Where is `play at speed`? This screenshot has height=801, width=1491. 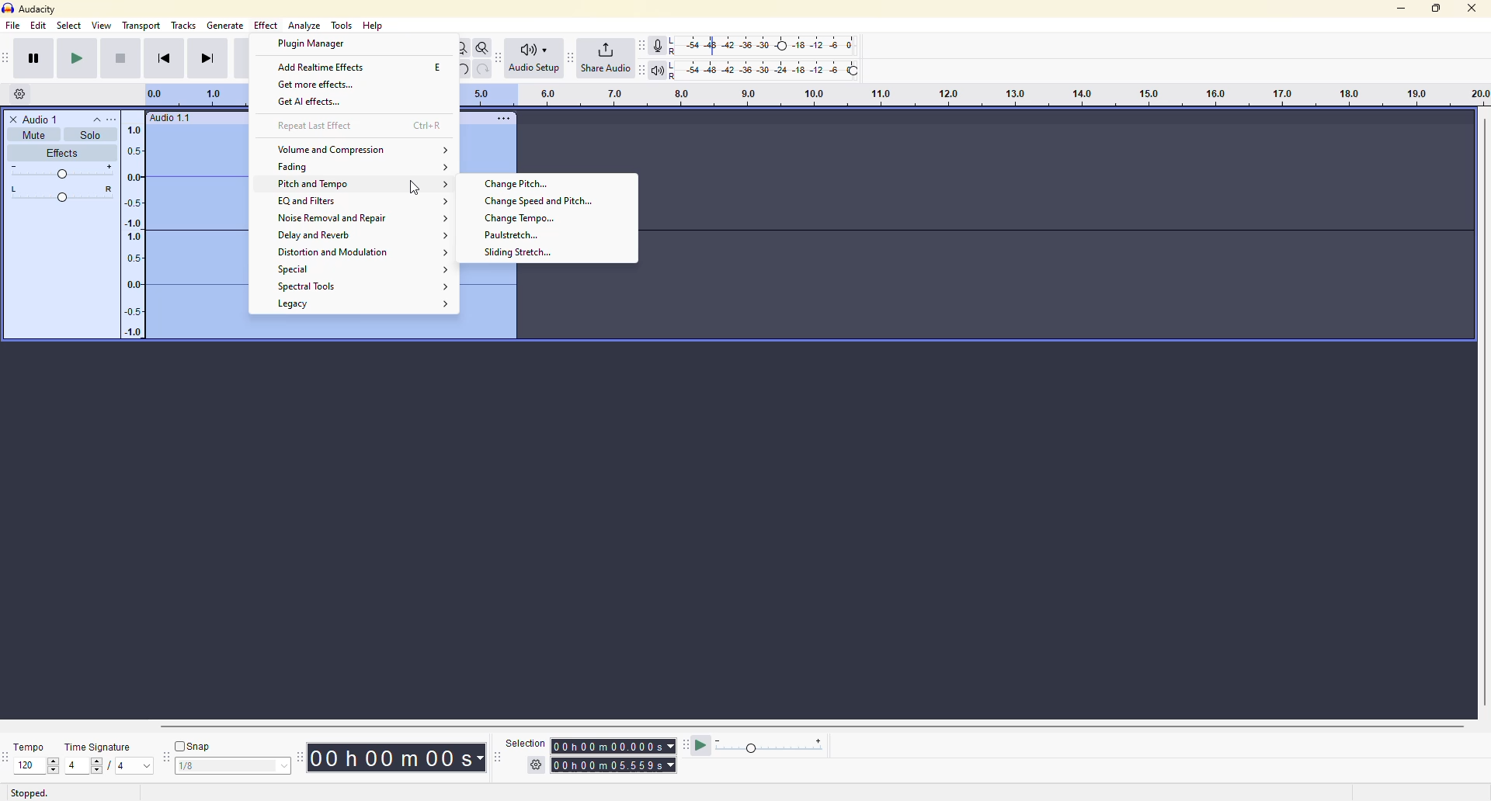
play at speed is located at coordinates (702, 745).